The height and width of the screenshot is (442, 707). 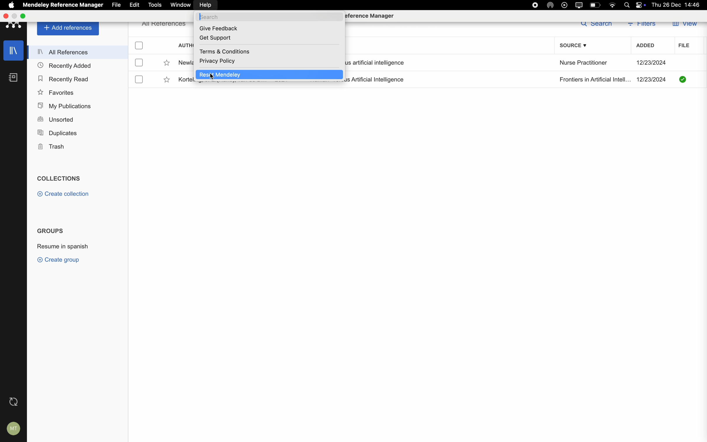 What do you see at coordinates (167, 79) in the screenshot?
I see `favorite` at bounding box center [167, 79].